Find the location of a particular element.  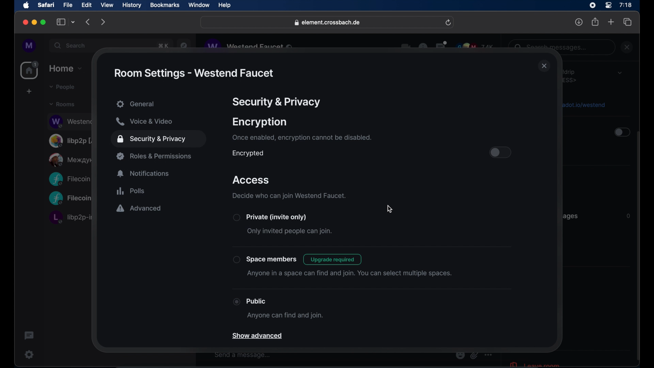

private (invite only) is located at coordinates (270, 217).